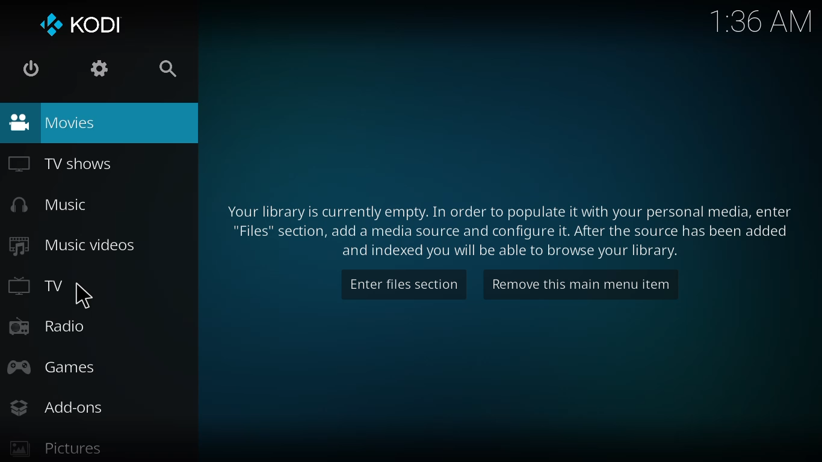 Image resolution: width=822 pixels, height=462 pixels. Describe the element at coordinates (55, 406) in the screenshot. I see `add-ons` at that location.